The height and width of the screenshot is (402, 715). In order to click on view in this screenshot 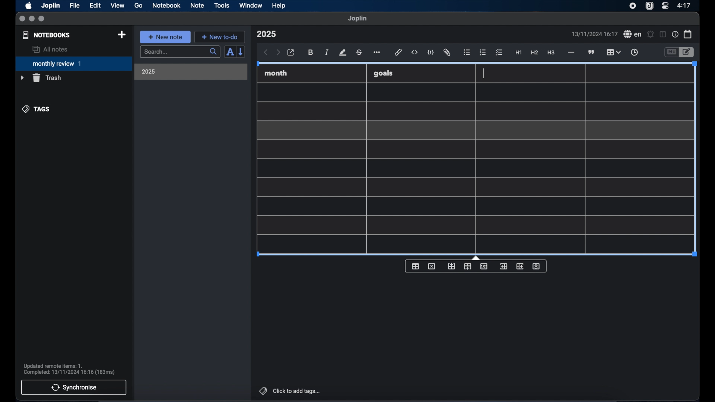, I will do `click(117, 6)`.